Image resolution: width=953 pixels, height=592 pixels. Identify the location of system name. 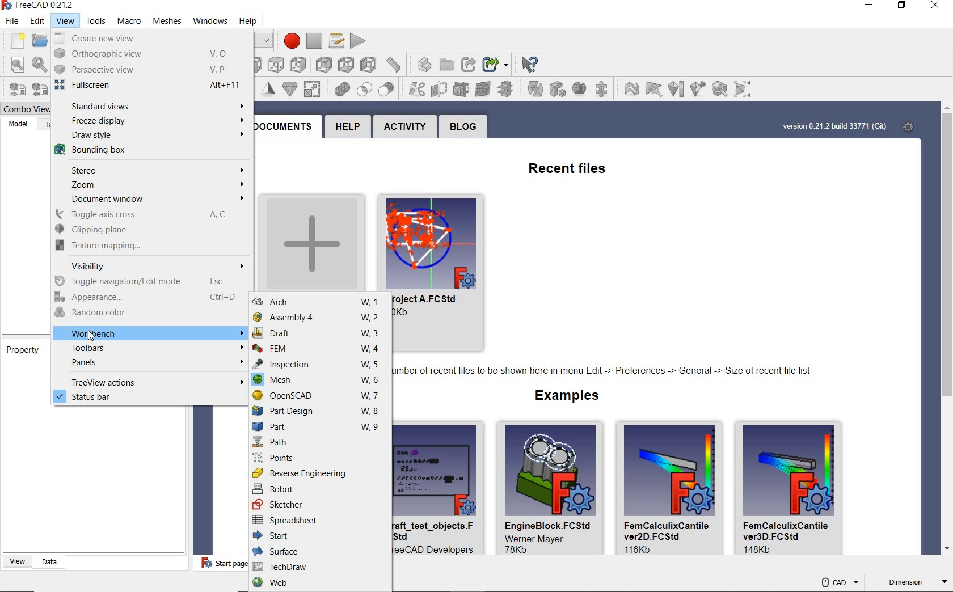
(40, 6).